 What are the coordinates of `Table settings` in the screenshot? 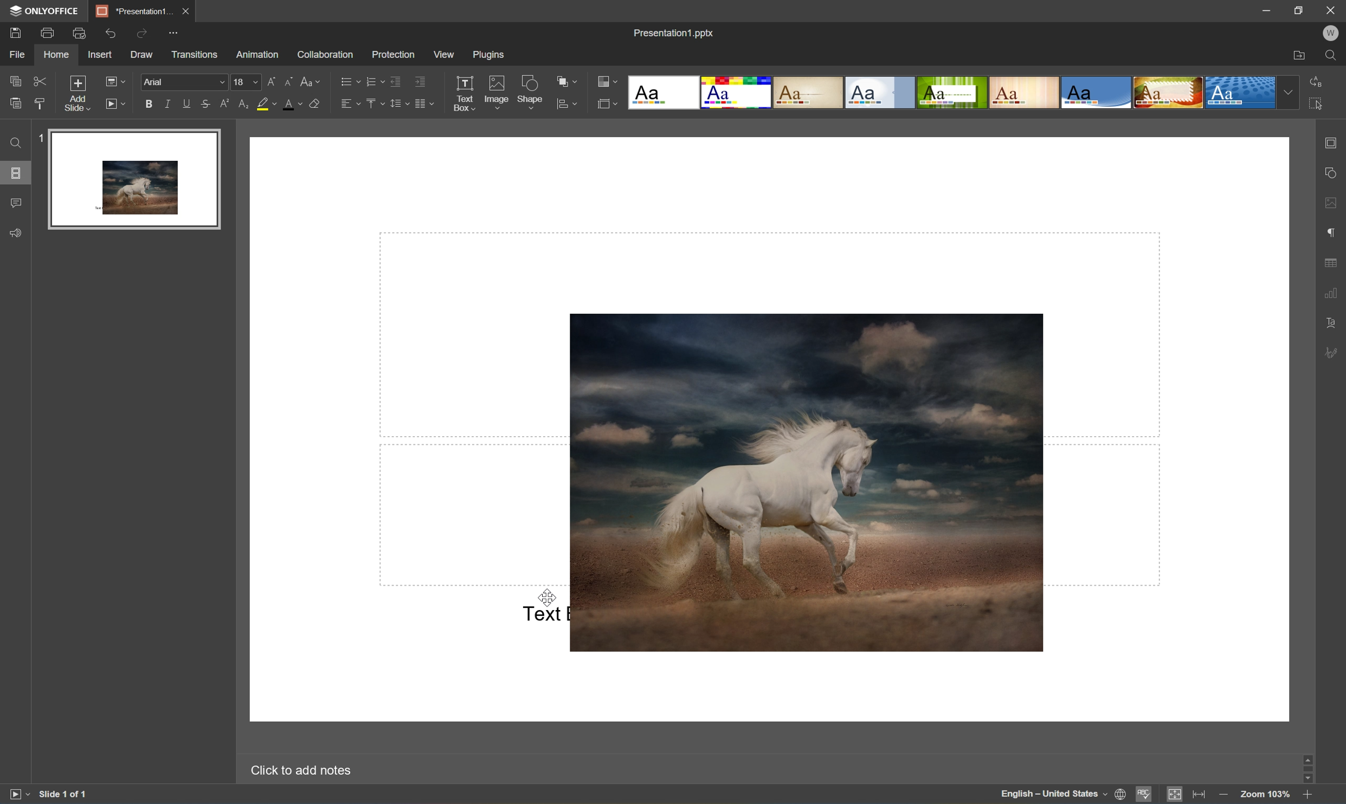 It's located at (1334, 265).